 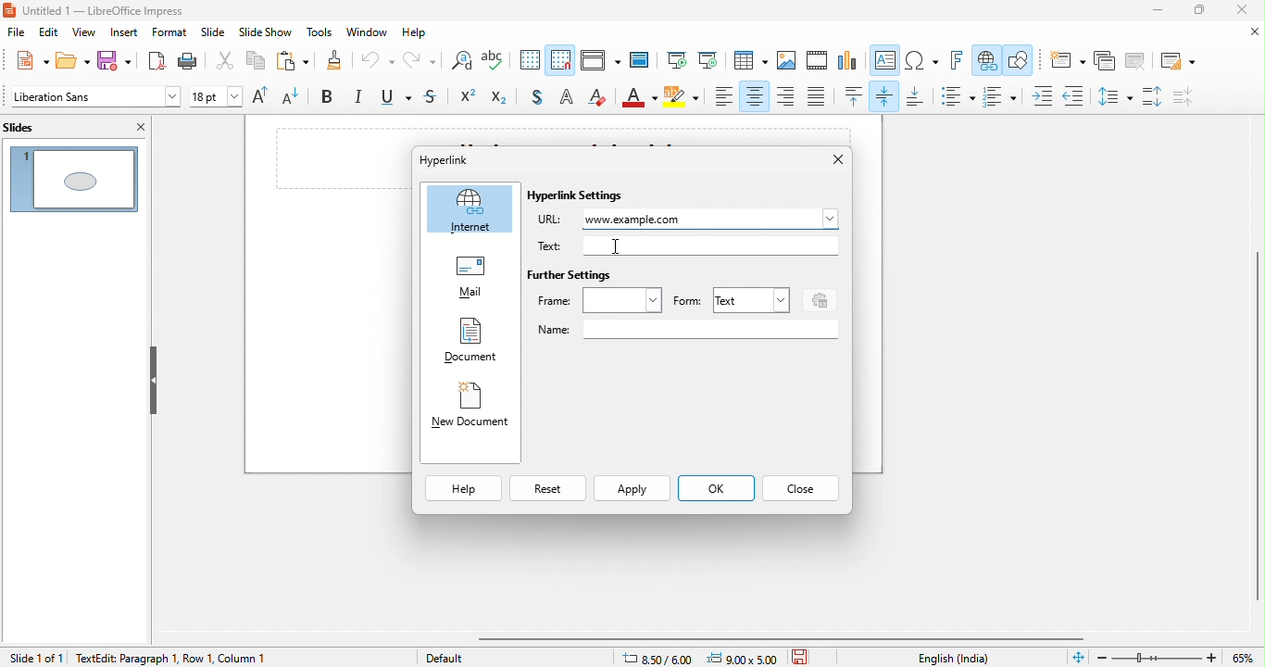 I want to click on 8.50/6.00, so click(x=664, y=657).